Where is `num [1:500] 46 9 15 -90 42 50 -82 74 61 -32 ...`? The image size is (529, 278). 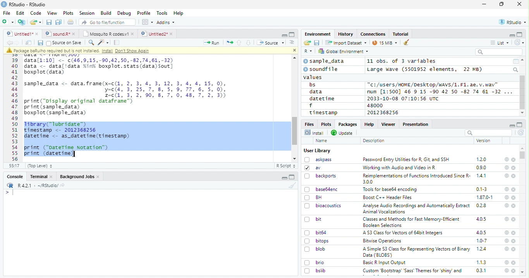
num [1:500] 46 9 15 -90 42 50 -82 74 61 -32 ... is located at coordinates (440, 91).